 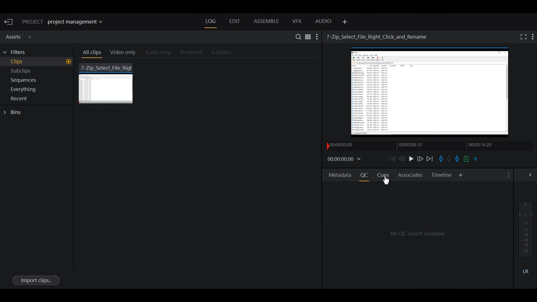 I want to click on Audio output levels, so click(x=526, y=229).